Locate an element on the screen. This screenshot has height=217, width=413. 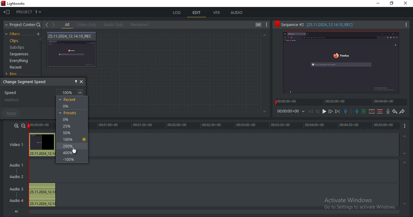
0% is located at coordinates (67, 106).